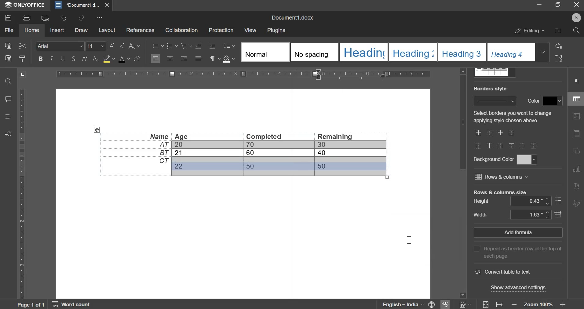 The width and height of the screenshot is (584, 309). I want to click on replace, so click(559, 46).